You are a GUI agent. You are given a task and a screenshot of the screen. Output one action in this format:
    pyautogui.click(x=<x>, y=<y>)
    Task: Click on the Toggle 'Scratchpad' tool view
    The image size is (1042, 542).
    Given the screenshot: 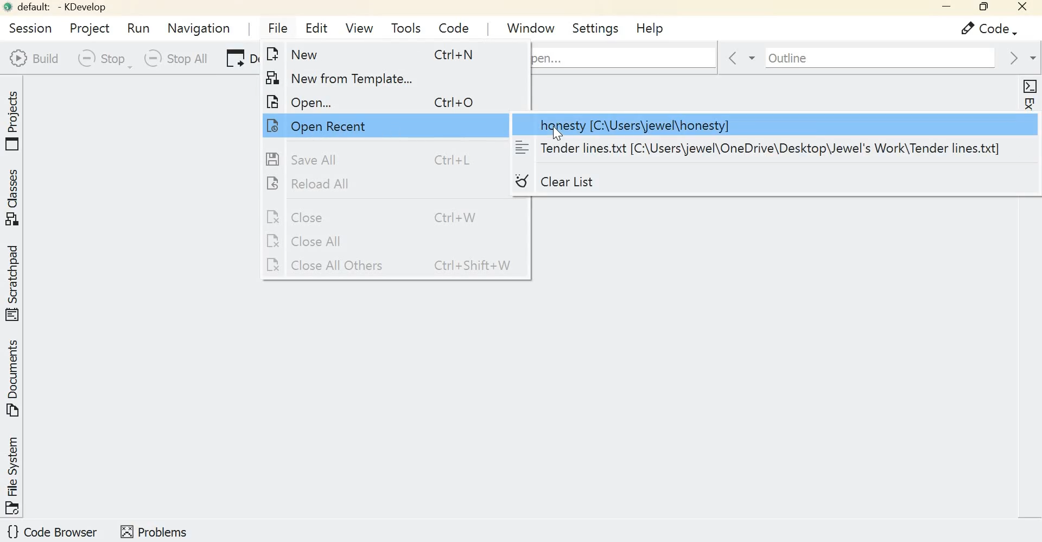 What is the action you would take?
    pyautogui.click(x=15, y=282)
    